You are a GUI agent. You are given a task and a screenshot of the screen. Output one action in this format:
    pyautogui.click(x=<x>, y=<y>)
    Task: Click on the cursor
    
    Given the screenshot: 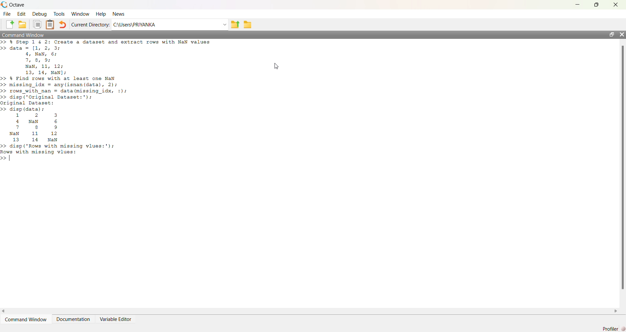 What is the action you would take?
    pyautogui.click(x=277, y=66)
    